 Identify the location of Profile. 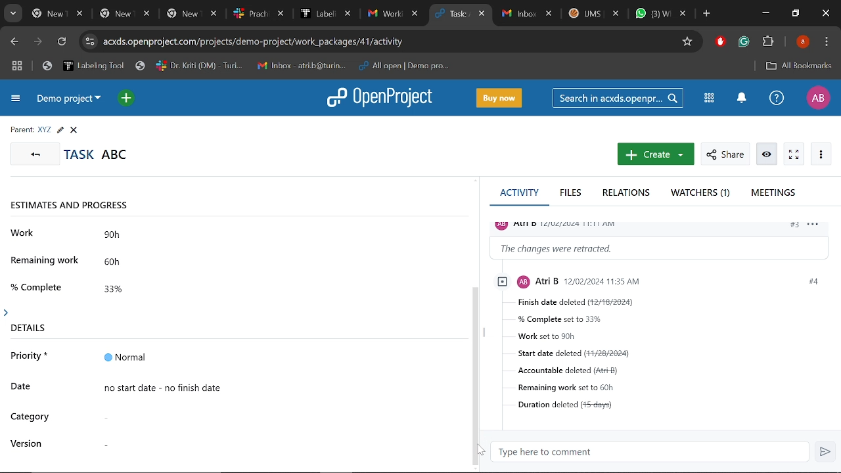
(817, 98).